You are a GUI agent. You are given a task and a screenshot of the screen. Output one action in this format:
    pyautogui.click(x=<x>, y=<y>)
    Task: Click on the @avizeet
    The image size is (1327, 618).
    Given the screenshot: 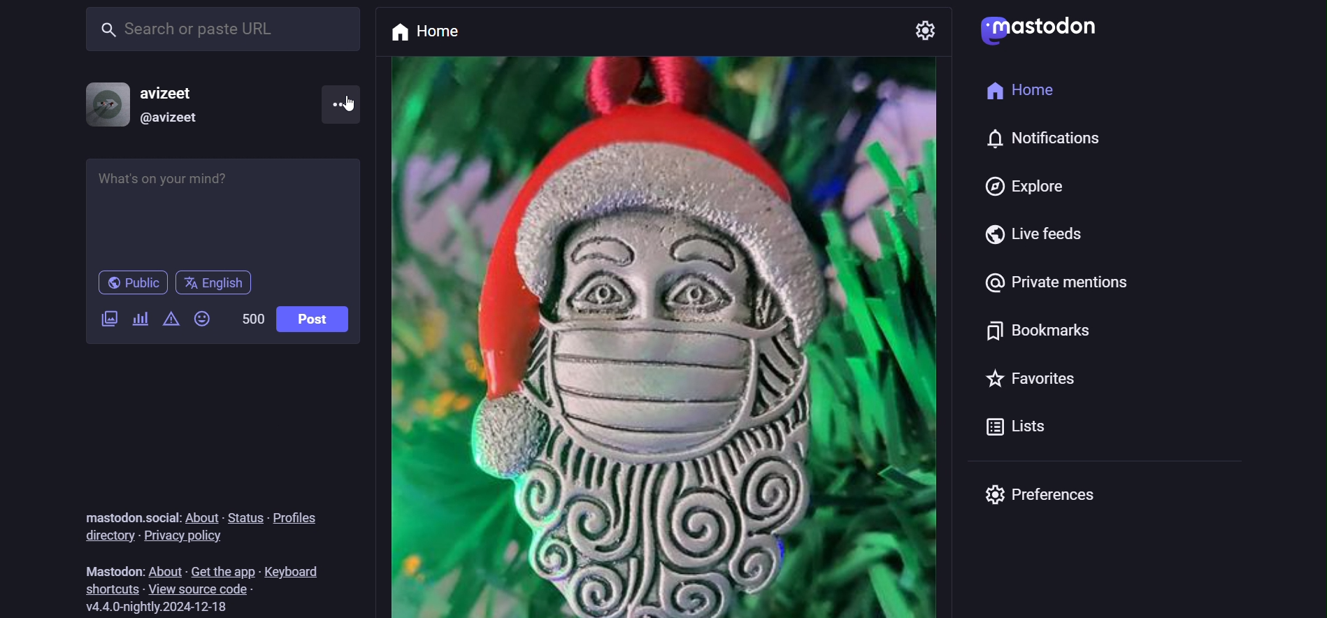 What is the action you would take?
    pyautogui.click(x=175, y=120)
    